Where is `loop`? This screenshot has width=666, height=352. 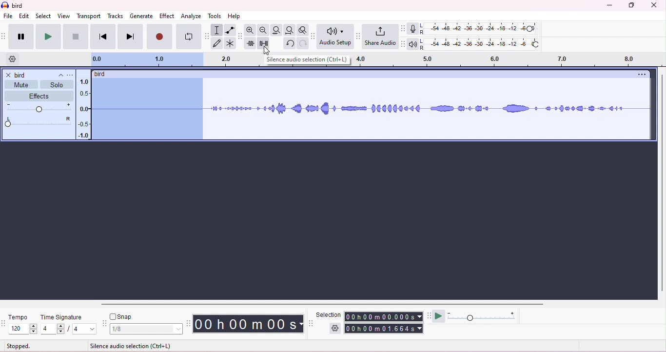
loop is located at coordinates (189, 37).